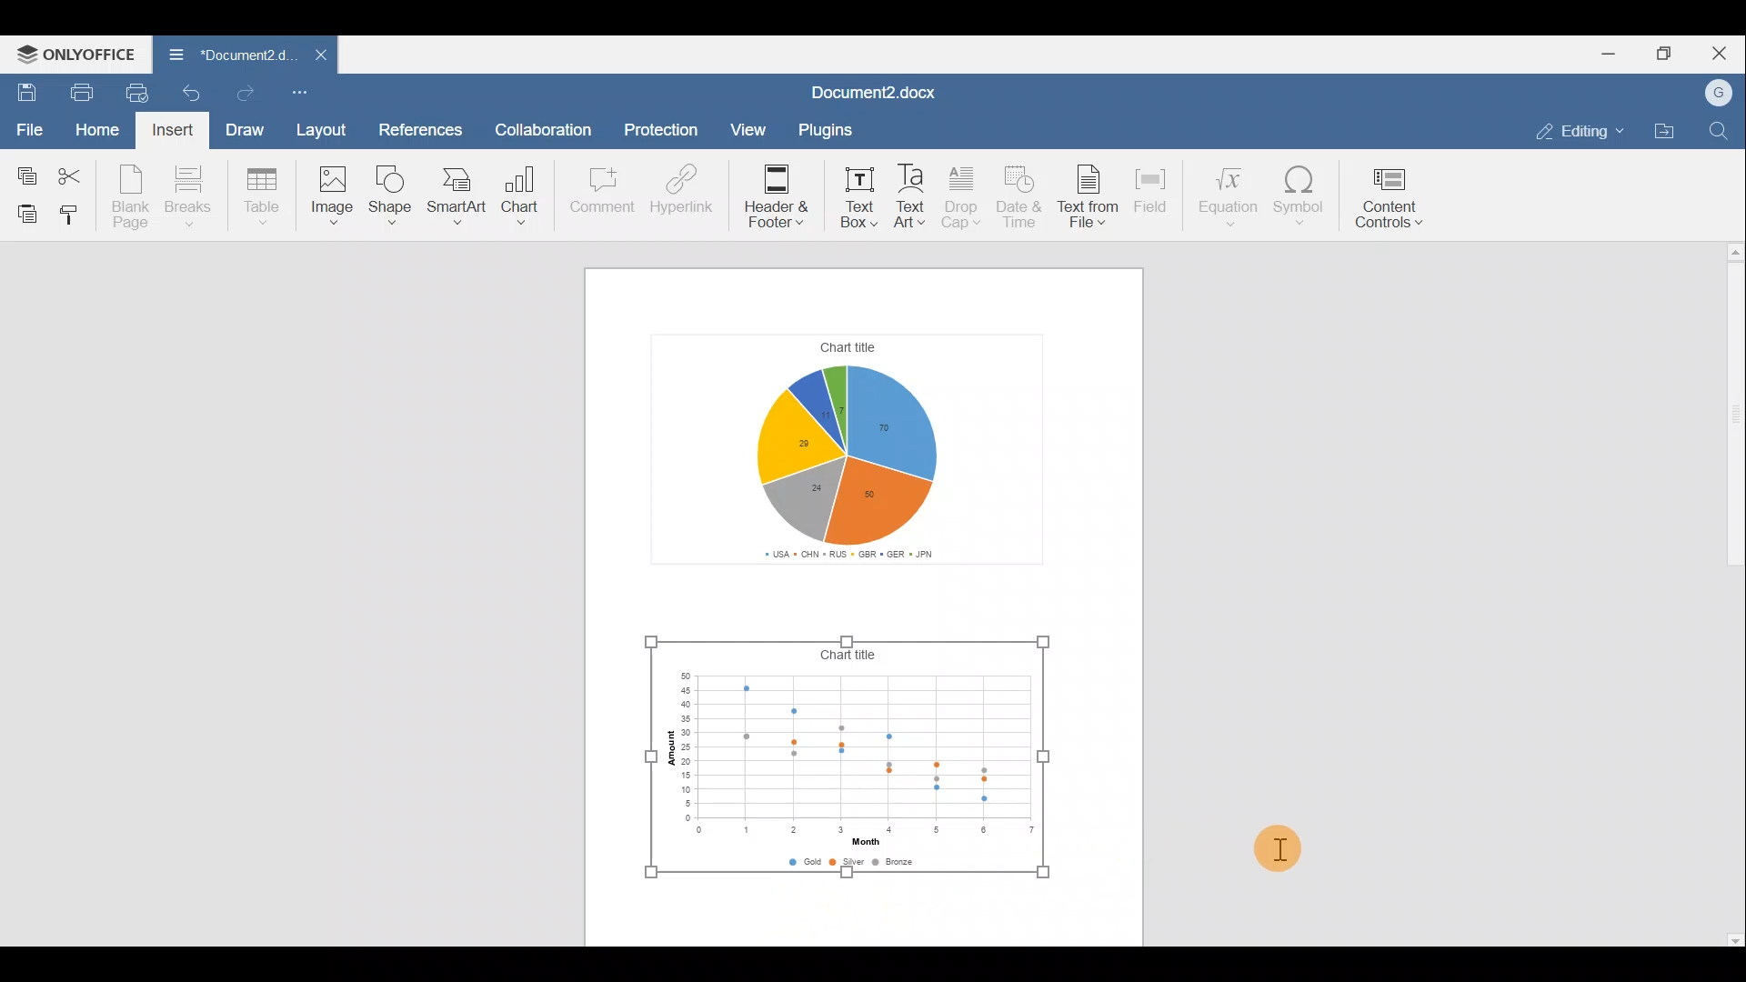 This screenshot has width=1746, height=982. Describe the element at coordinates (197, 195) in the screenshot. I see `Breaks` at that location.